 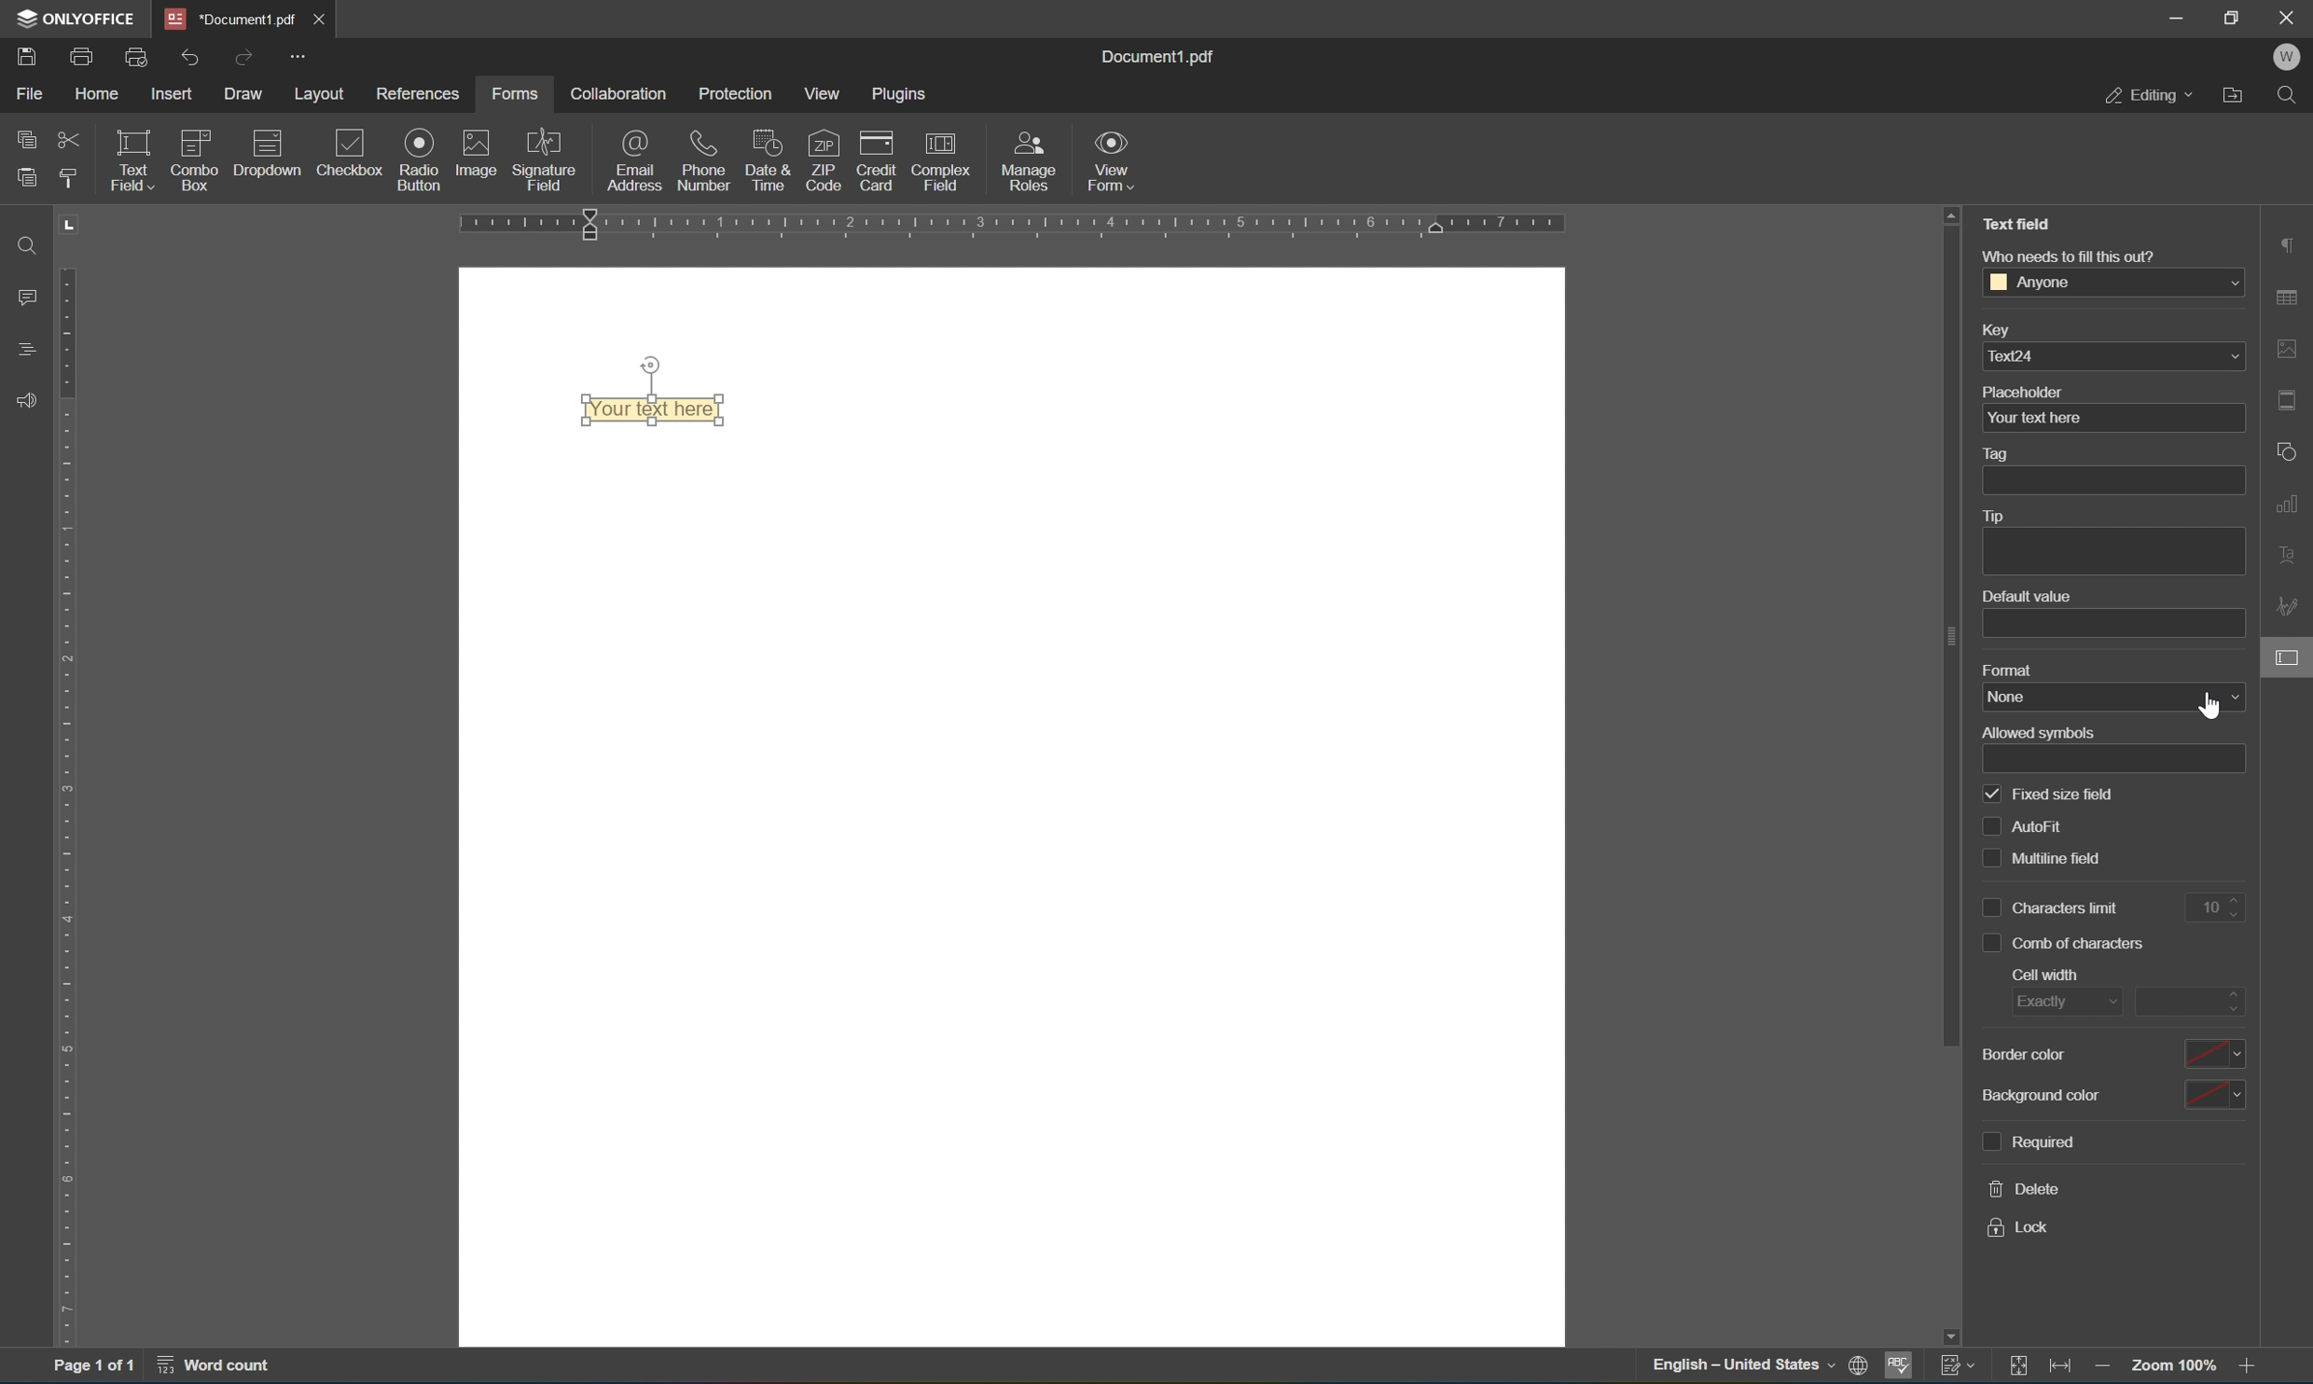 I want to click on comb of characters, so click(x=2065, y=941).